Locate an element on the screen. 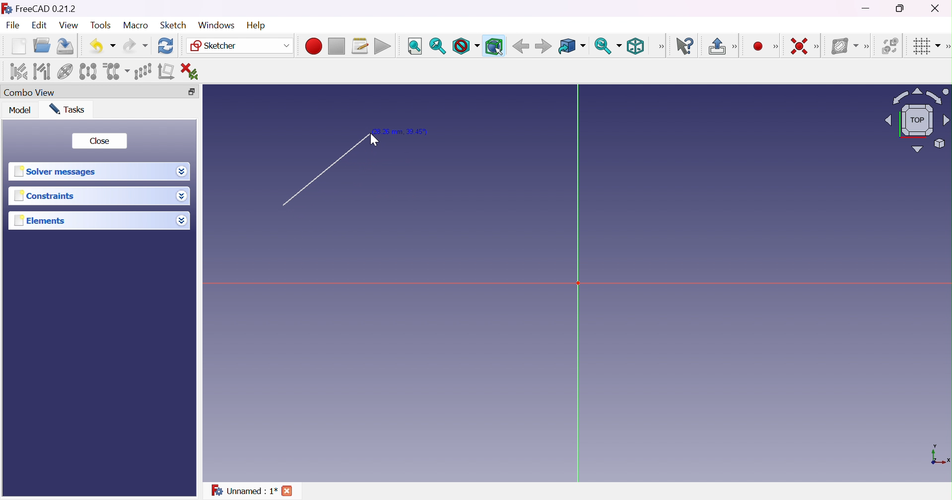  Elements is located at coordinates (45, 221).